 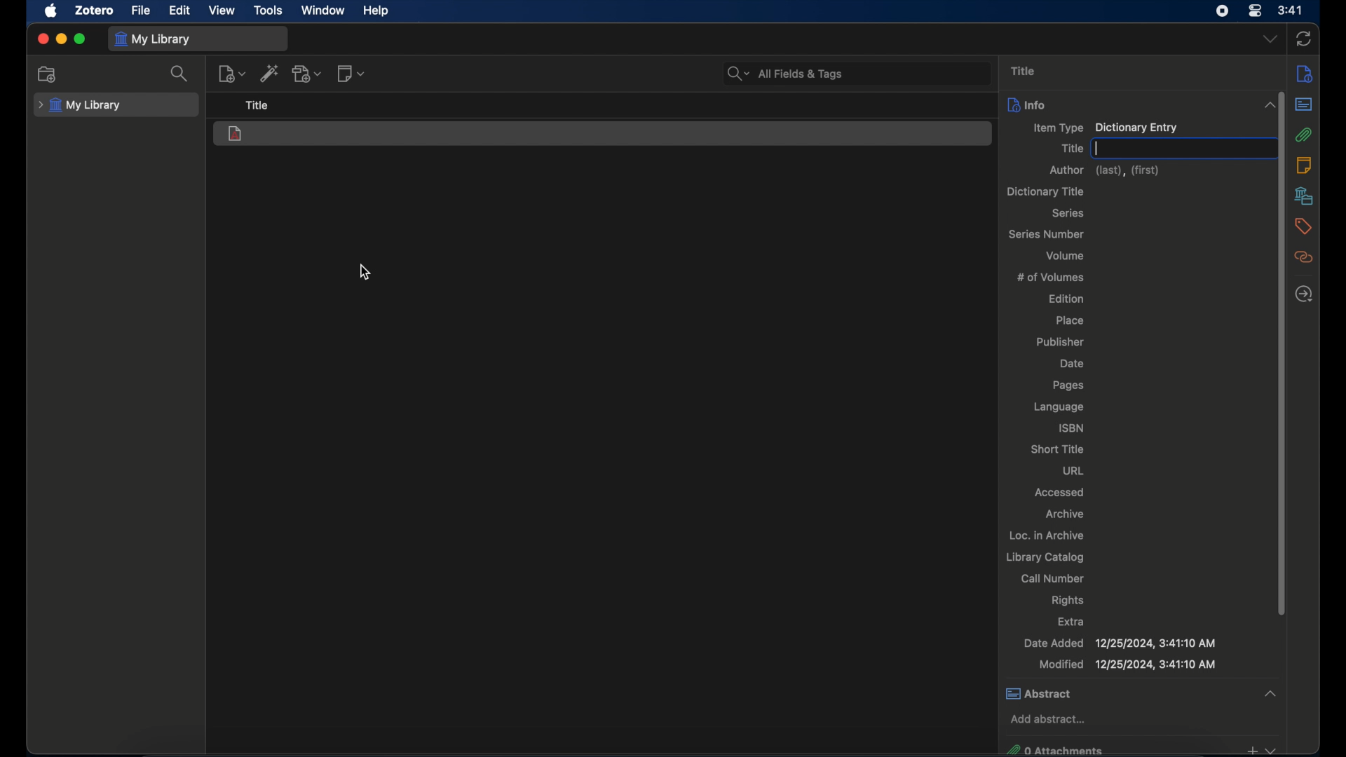 What do you see at coordinates (179, 74) in the screenshot?
I see `search` at bounding box center [179, 74].